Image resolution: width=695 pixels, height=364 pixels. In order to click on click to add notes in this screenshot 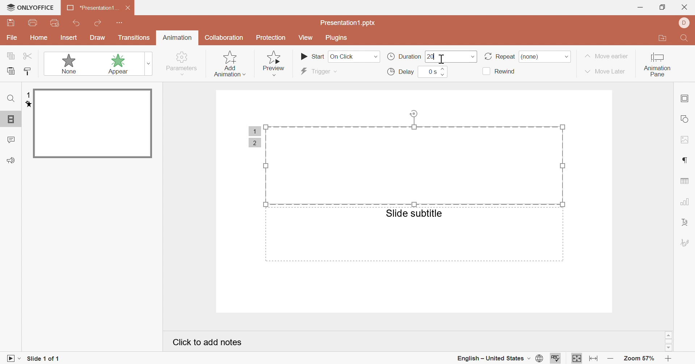, I will do `click(206, 341)`.